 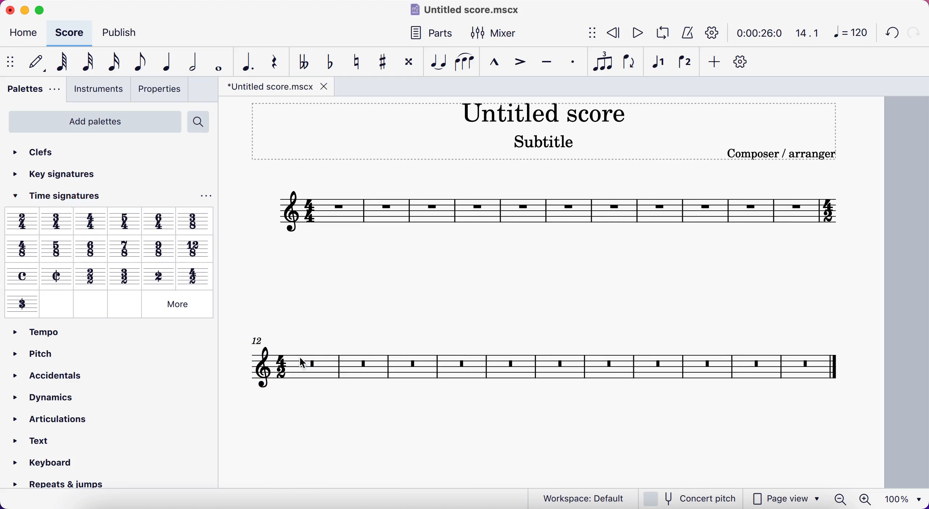 I want to click on page view, so click(x=761, y=498).